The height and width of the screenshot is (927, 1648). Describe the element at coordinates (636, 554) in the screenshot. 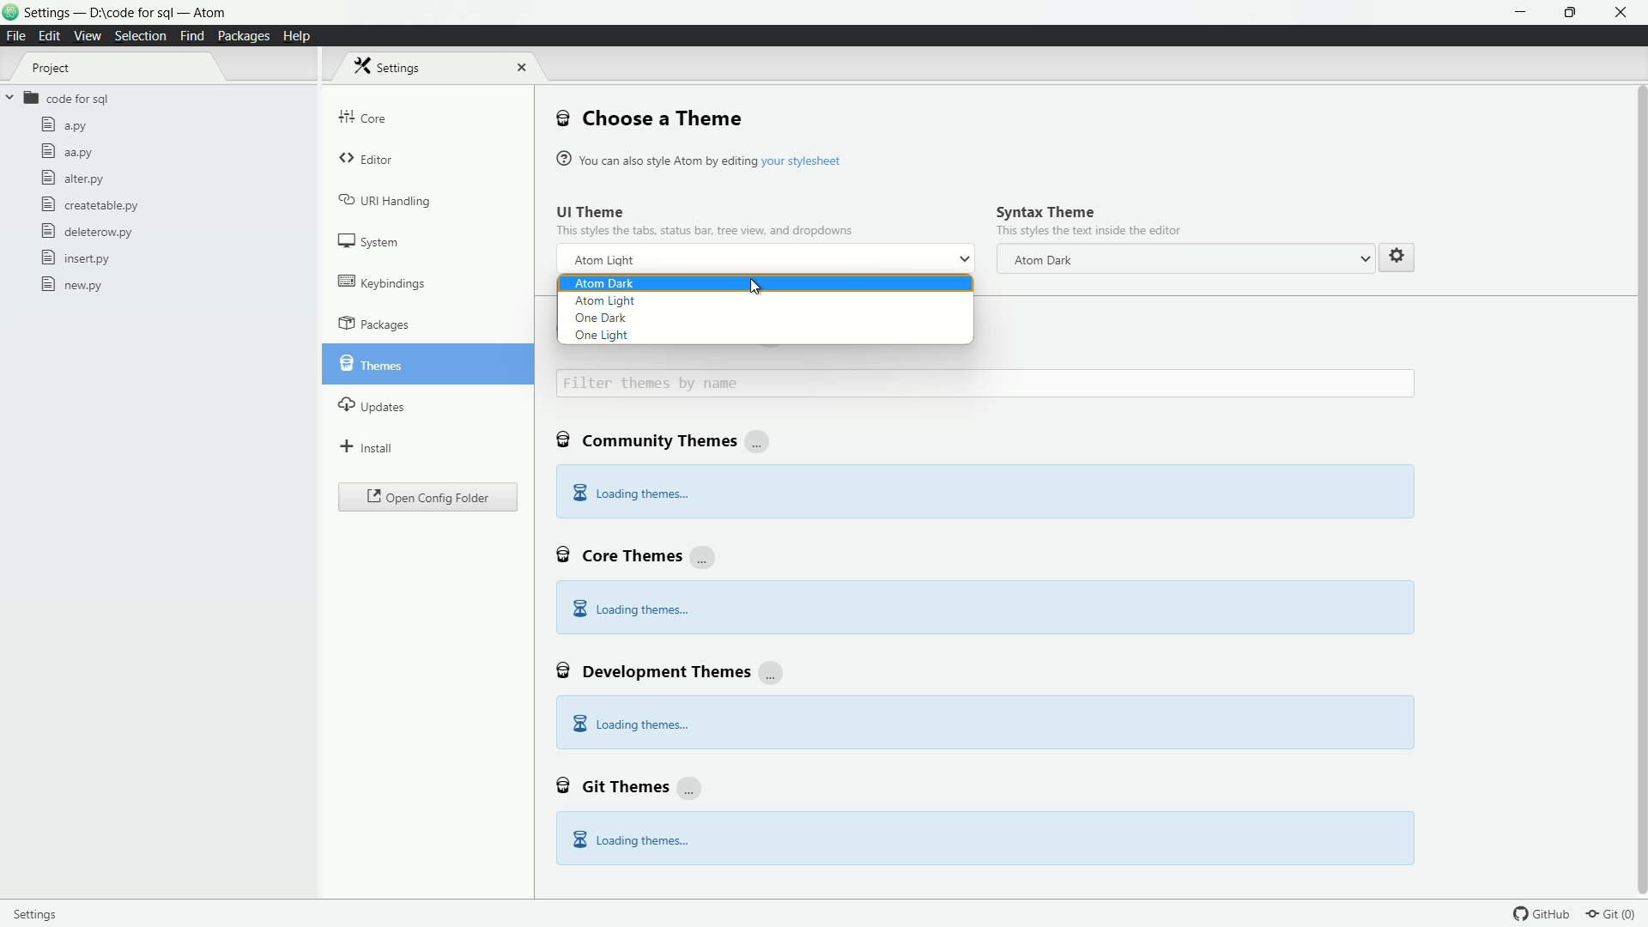

I see `core themes` at that location.